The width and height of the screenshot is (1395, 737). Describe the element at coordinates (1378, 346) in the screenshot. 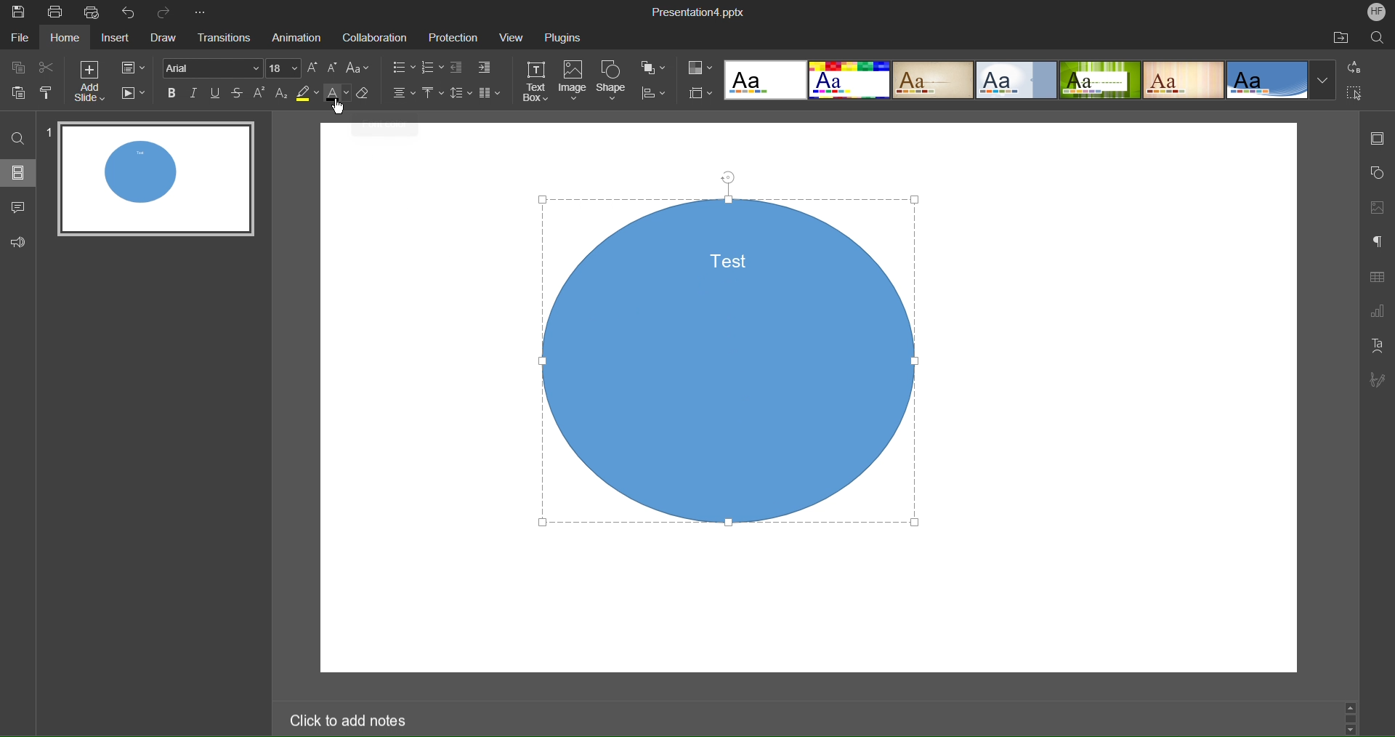

I see `Text Art` at that location.